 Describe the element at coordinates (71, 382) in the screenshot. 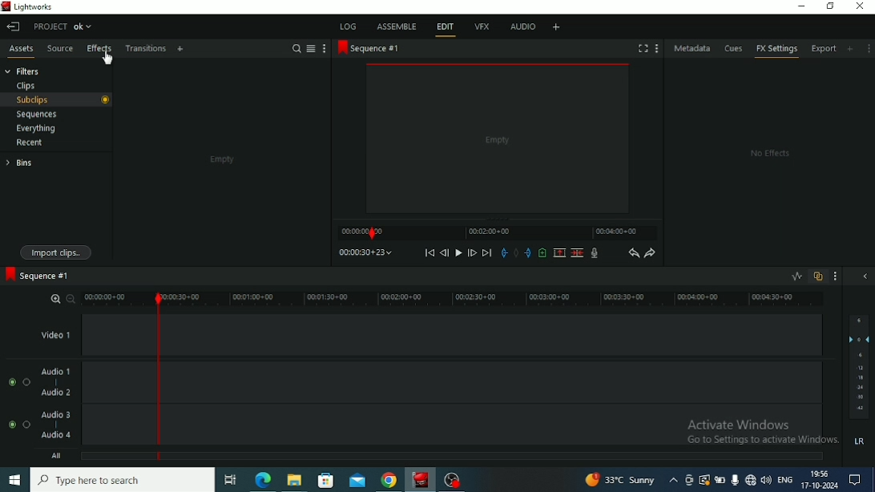

I see `Audio 1  and 2` at that location.